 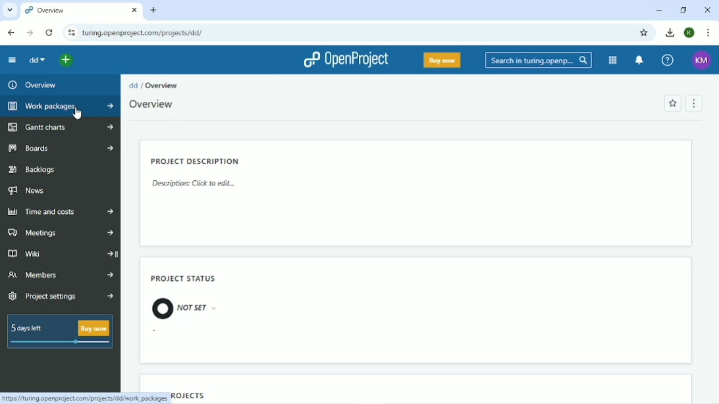 I want to click on Overview, so click(x=151, y=104).